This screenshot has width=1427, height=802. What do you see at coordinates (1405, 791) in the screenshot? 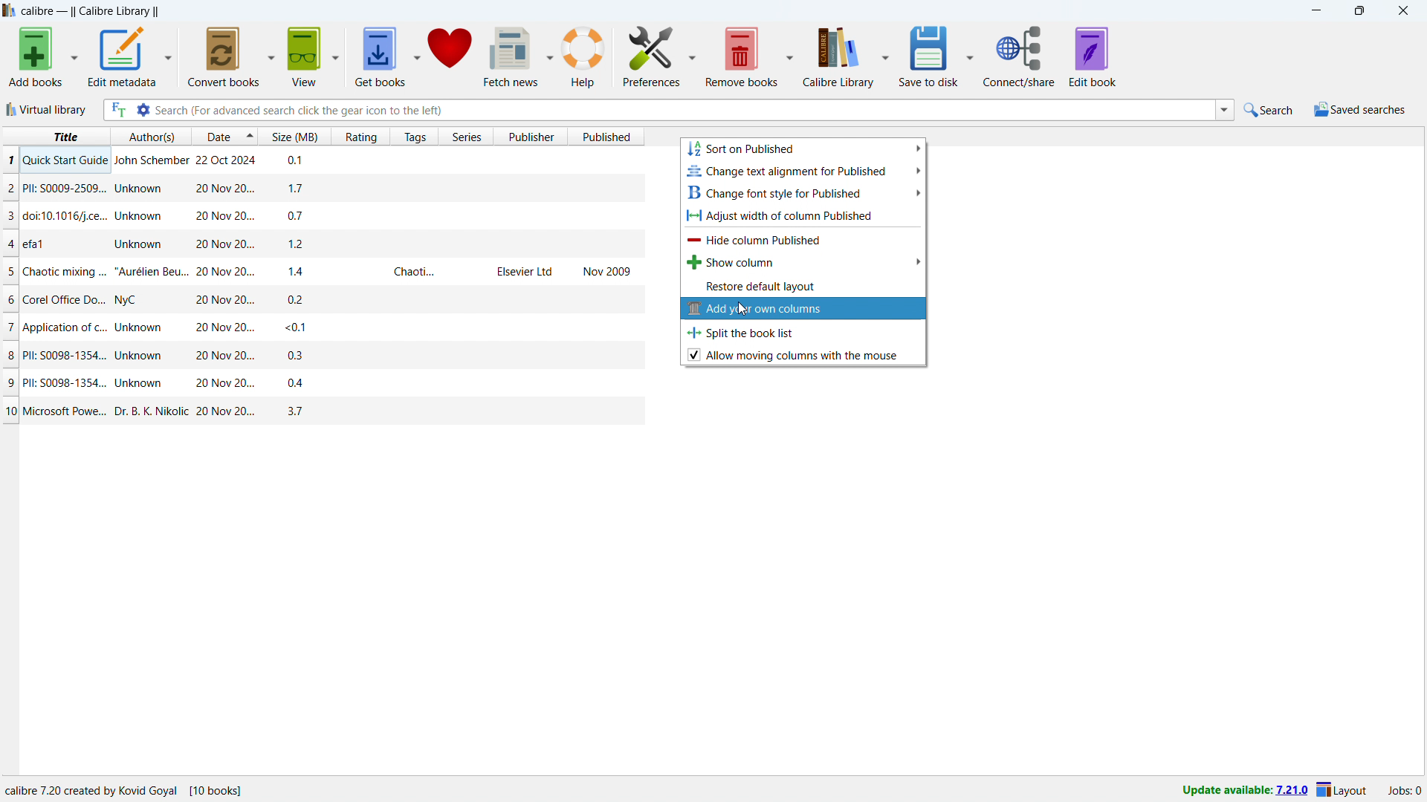
I see `active jobs` at bounding box center [1405, 791].